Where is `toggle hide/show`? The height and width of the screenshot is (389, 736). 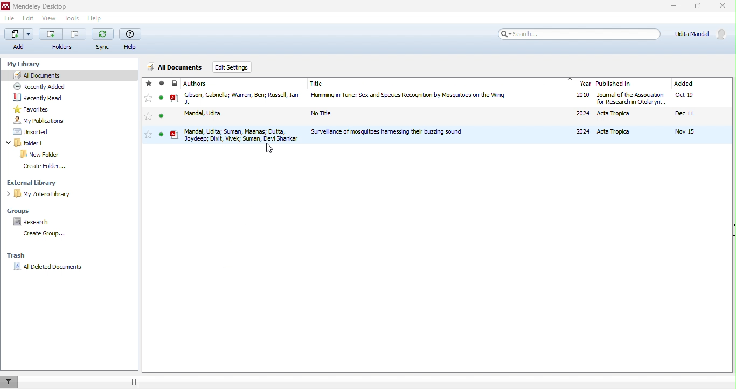 toggle hide/show is located at coordinates (134, 381).